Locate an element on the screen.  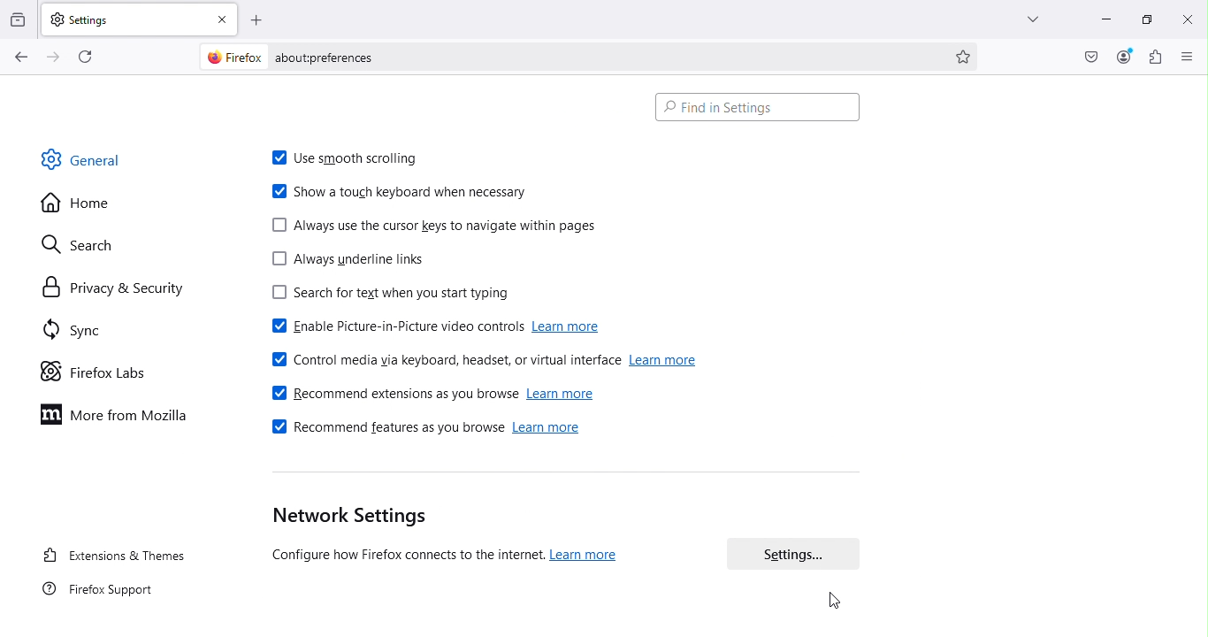
Network settings is located at coordinates (464, 536).